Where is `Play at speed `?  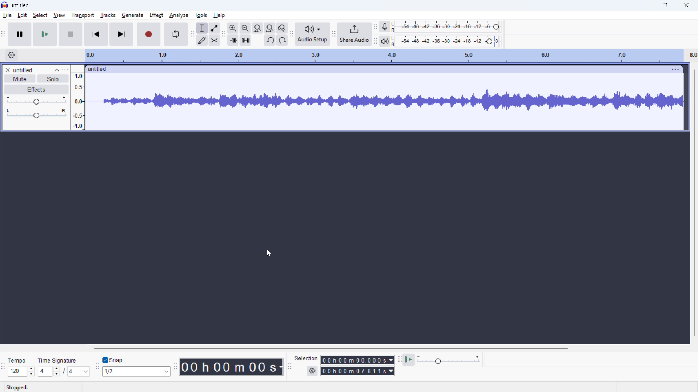 Play at speed  is located at coordinates (408, 360).